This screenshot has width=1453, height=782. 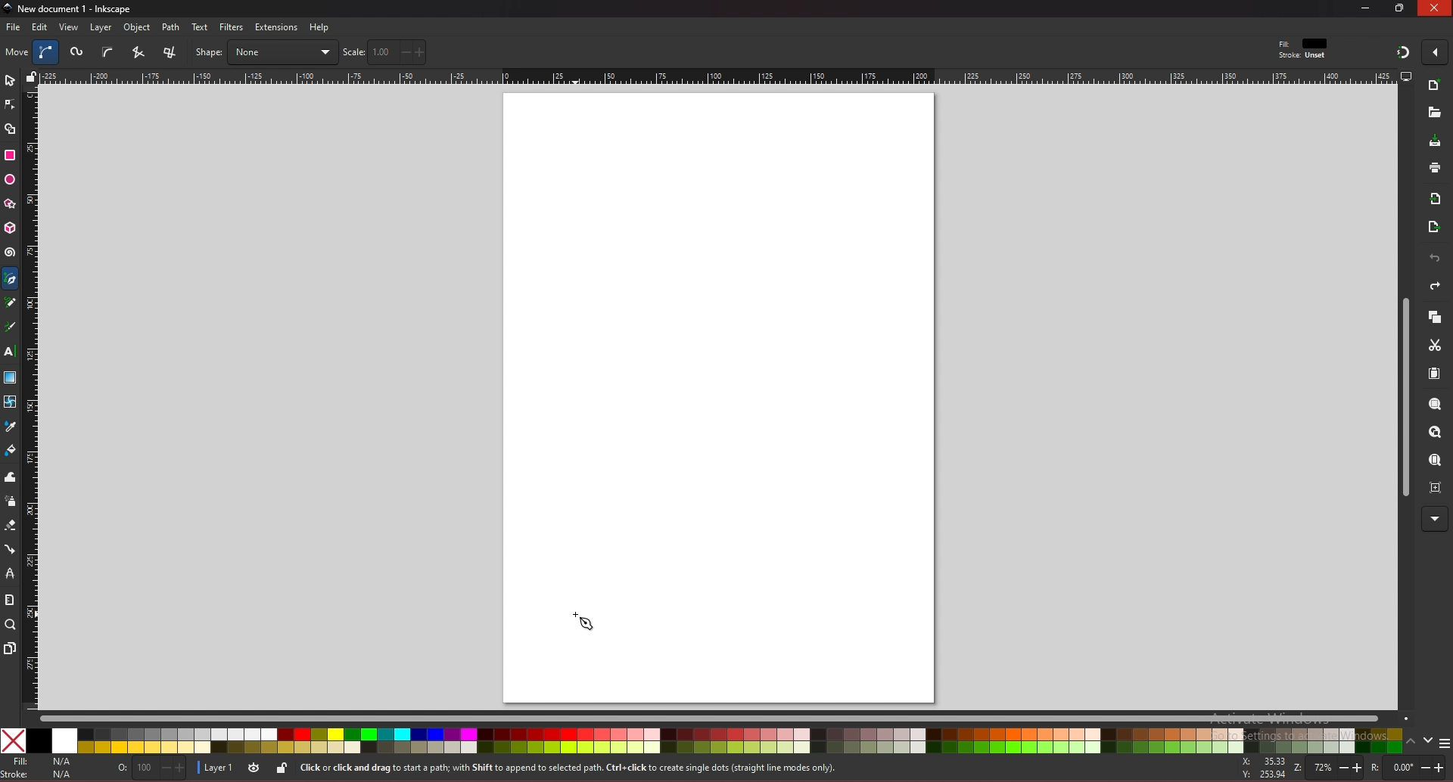 I want to click on fit, so click(x=1305, y=44).